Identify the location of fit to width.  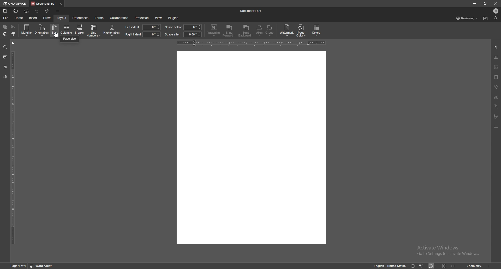
(453, 266).